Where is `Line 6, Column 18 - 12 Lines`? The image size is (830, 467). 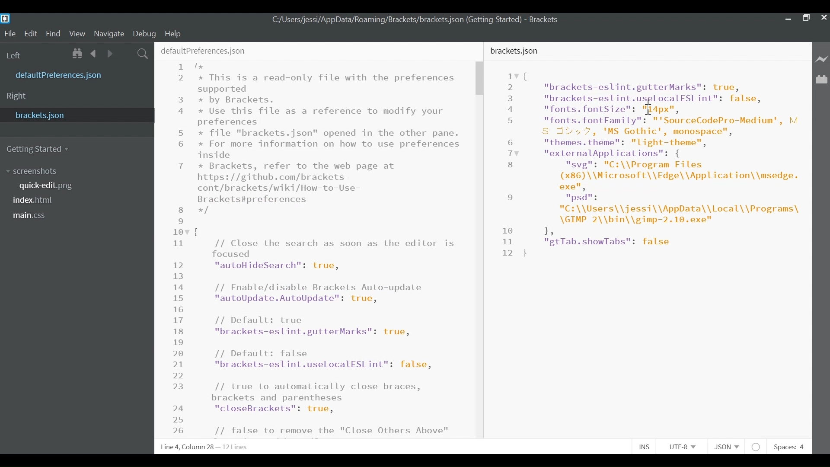 Line 6, Column 18 - 12 Lines is located at coordinates (206, 447).